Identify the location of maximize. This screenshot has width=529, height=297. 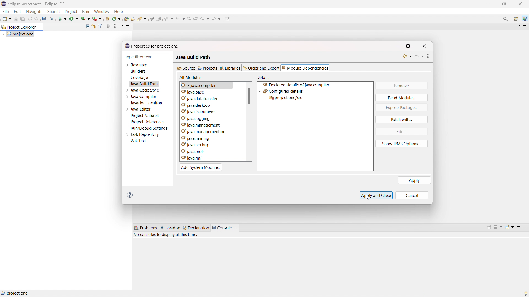
(525, 227).